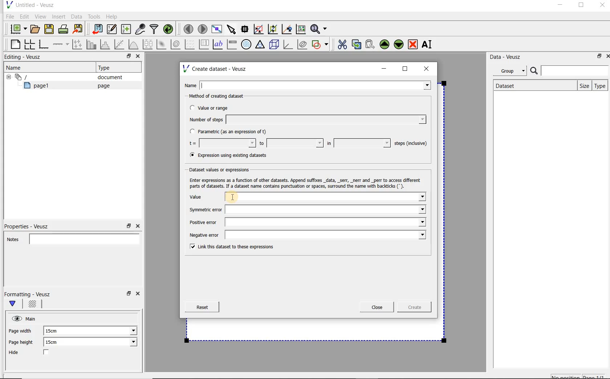 The image size is (610, 379). What do you see at coordinates (319, 27) in the screenshot?
I see `Zoom functions menu` at bounding box center [319, 27].